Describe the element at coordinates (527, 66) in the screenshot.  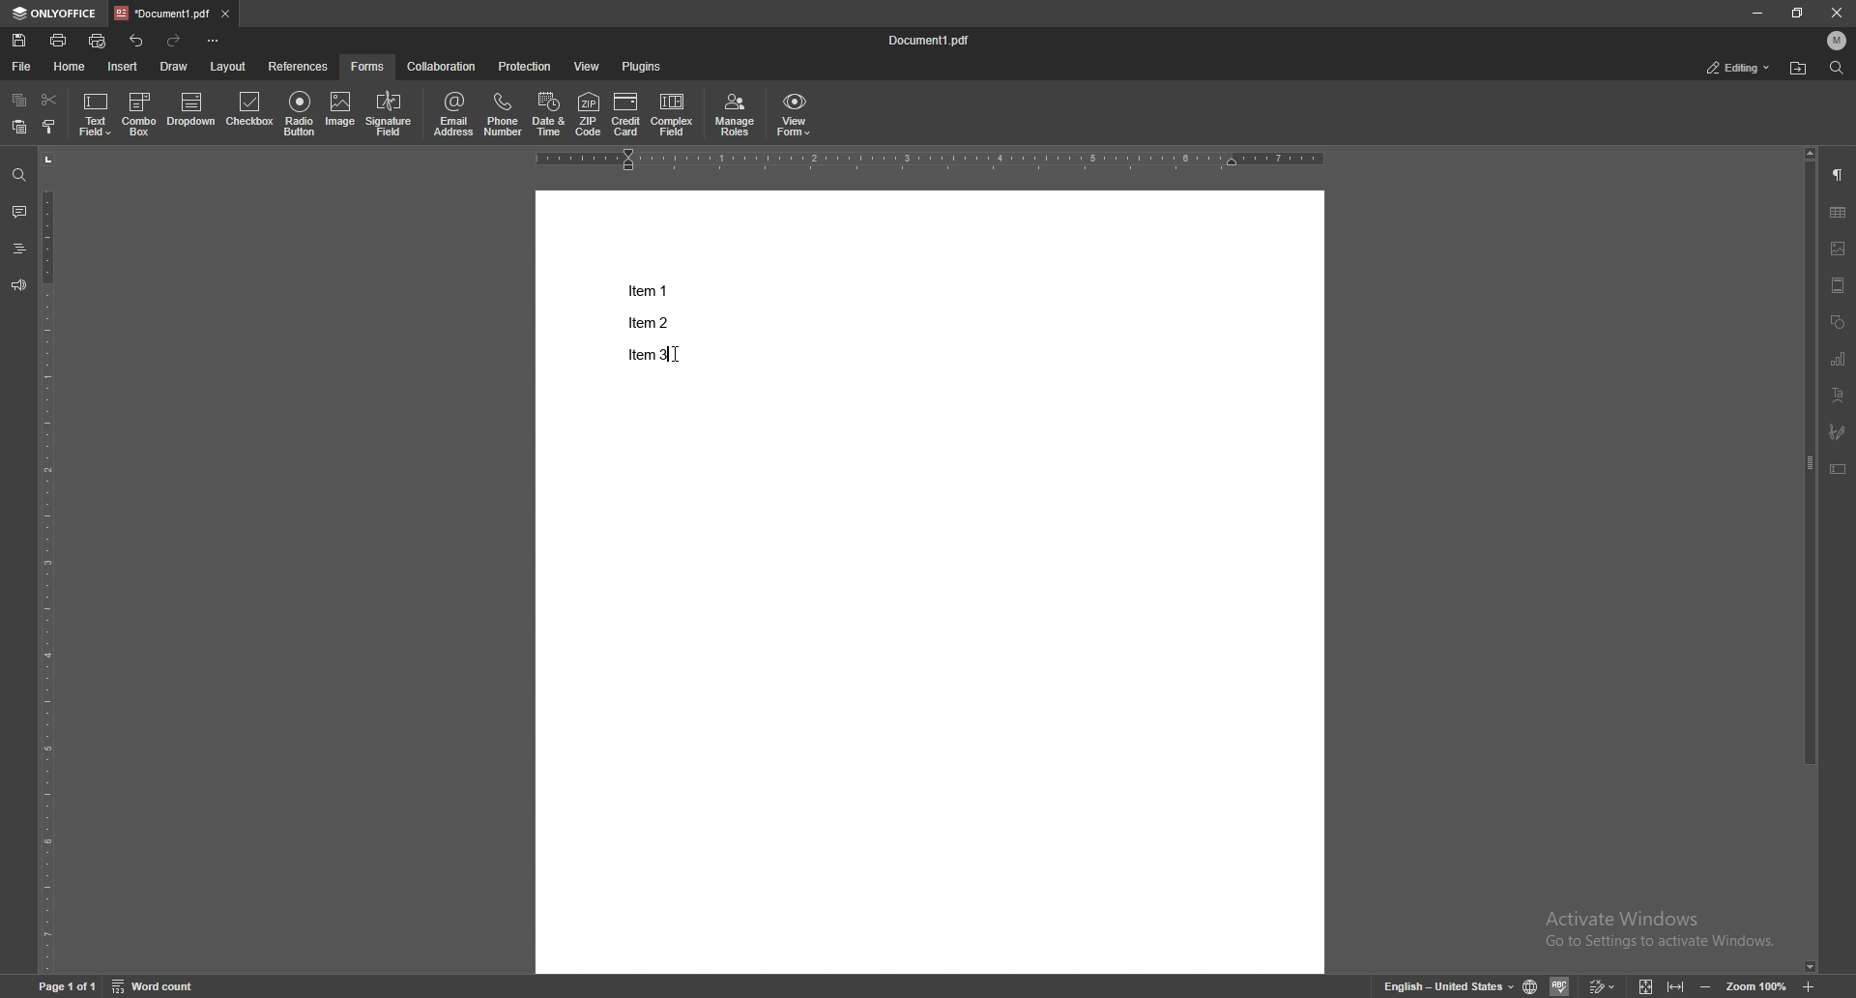
I see `protection` at that location.